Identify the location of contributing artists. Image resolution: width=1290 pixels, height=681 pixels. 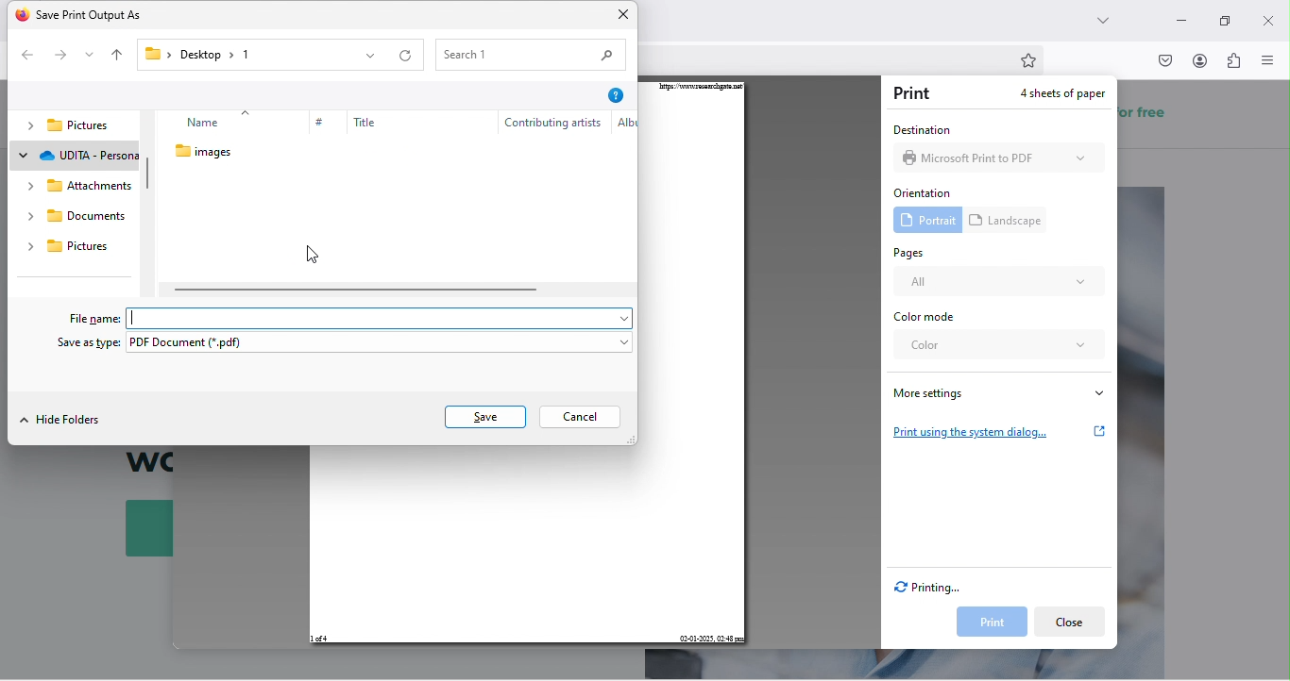
(552, 125).